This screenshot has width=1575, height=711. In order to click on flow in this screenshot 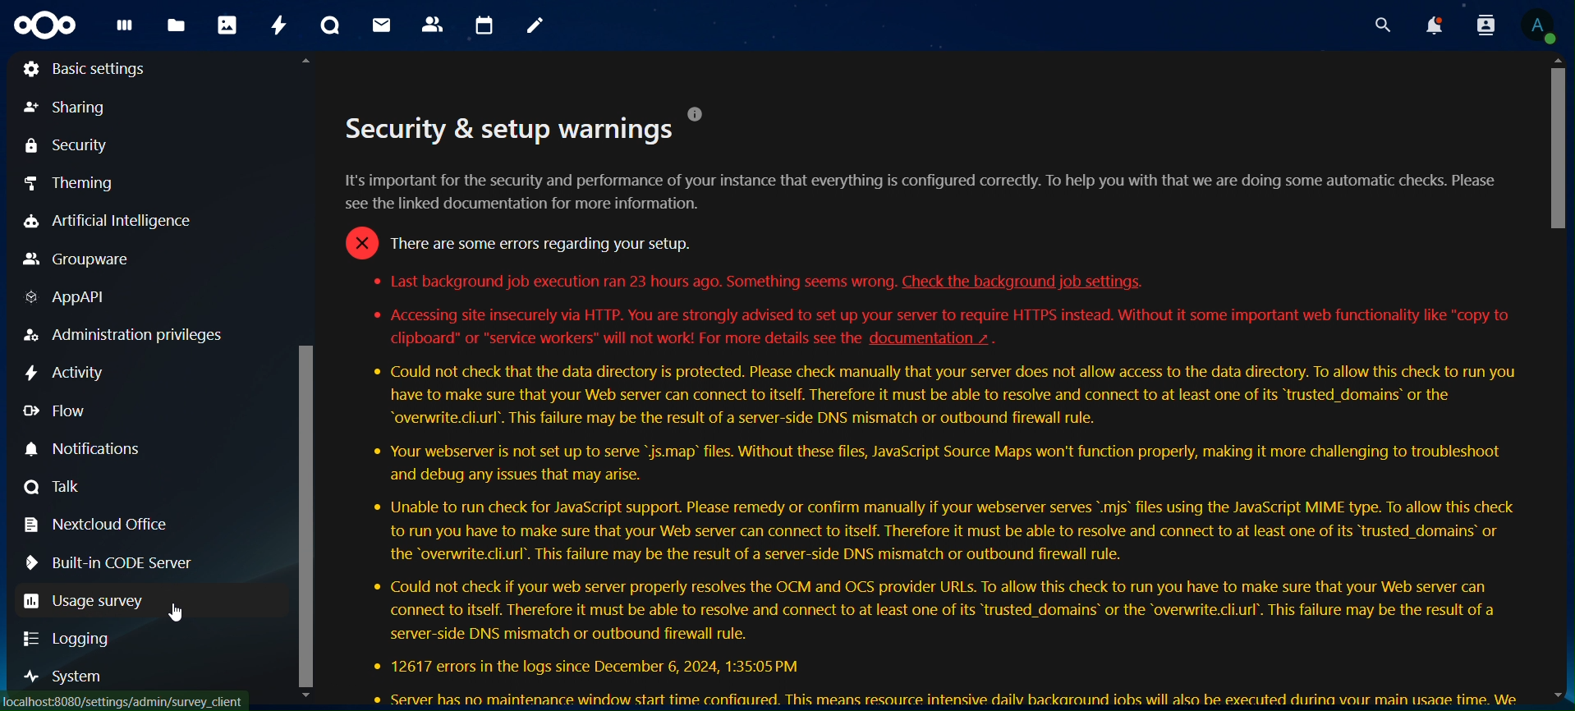, I will do `click(55, 410)`.